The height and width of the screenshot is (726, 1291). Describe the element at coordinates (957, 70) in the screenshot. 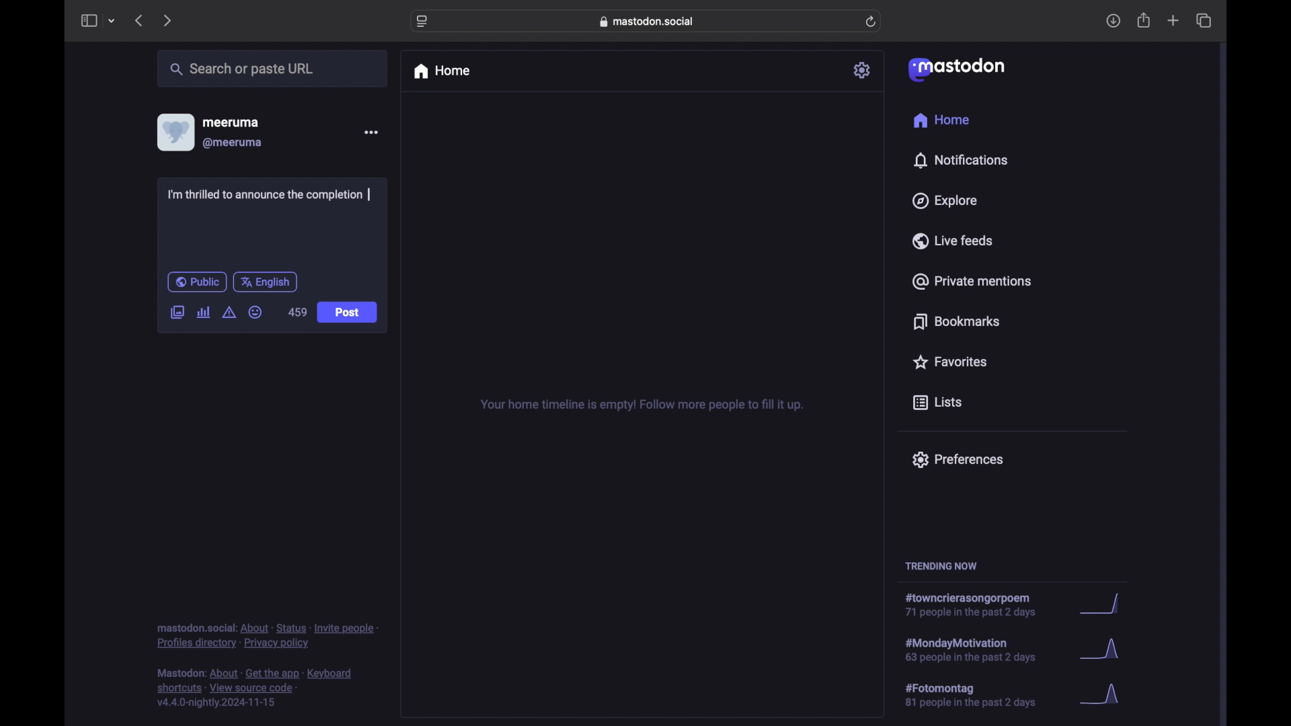

I see `mastodon` at that location.